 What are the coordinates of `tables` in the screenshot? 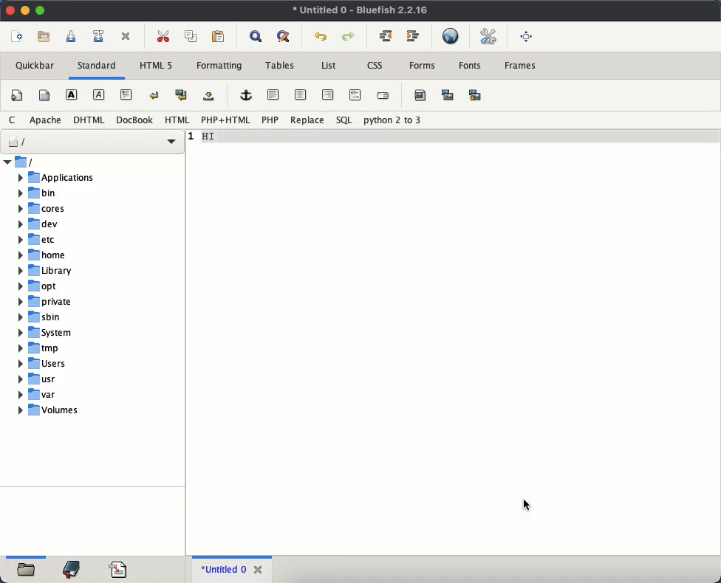 It's located at (279, 66).